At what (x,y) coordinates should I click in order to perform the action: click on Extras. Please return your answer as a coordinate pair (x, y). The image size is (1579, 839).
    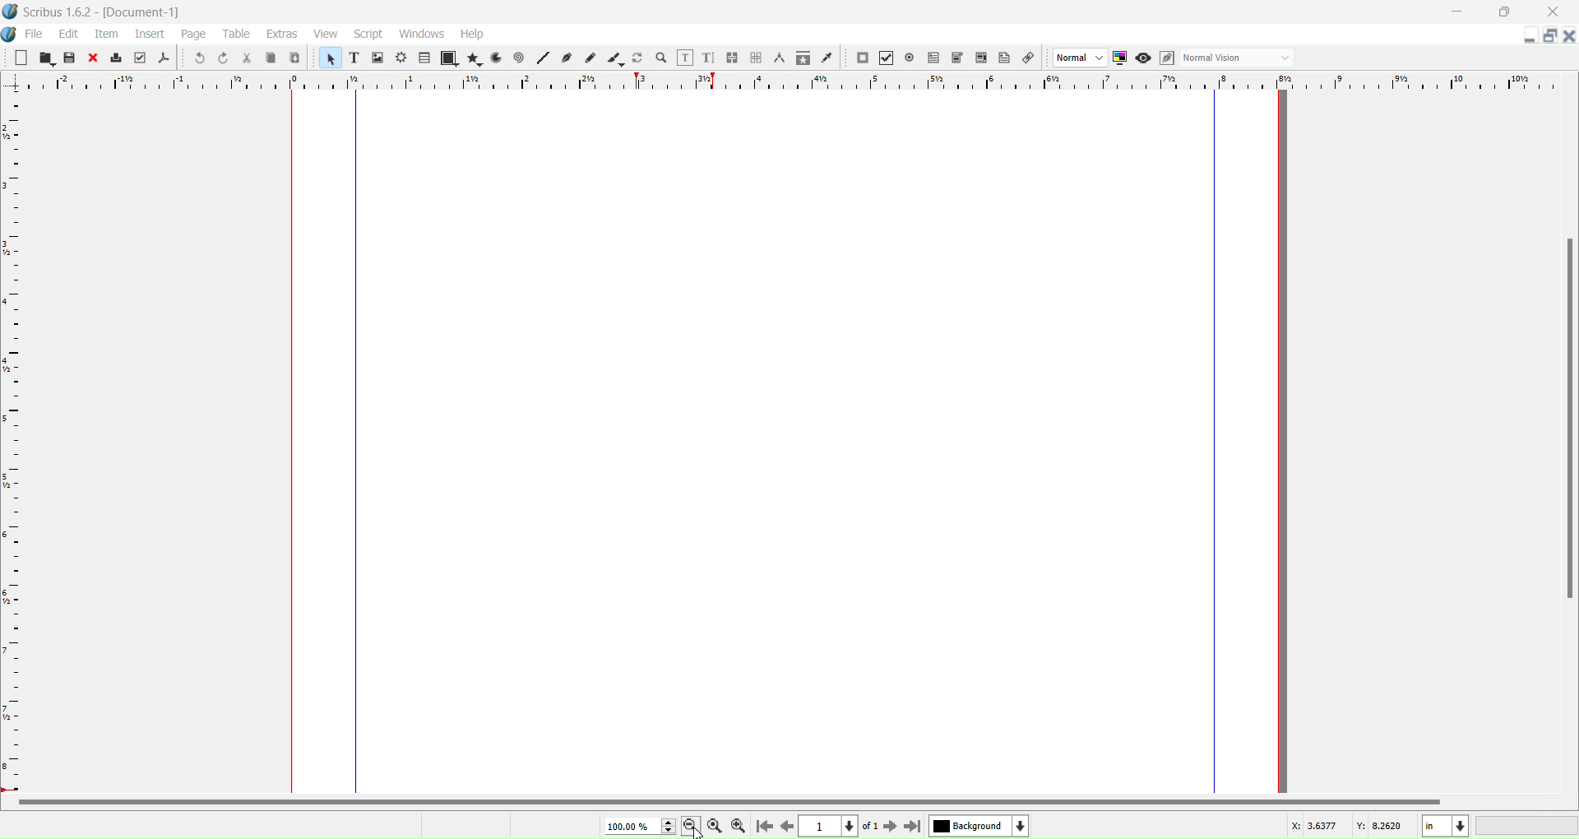
    Looking at the image, I should click on (280, 35).